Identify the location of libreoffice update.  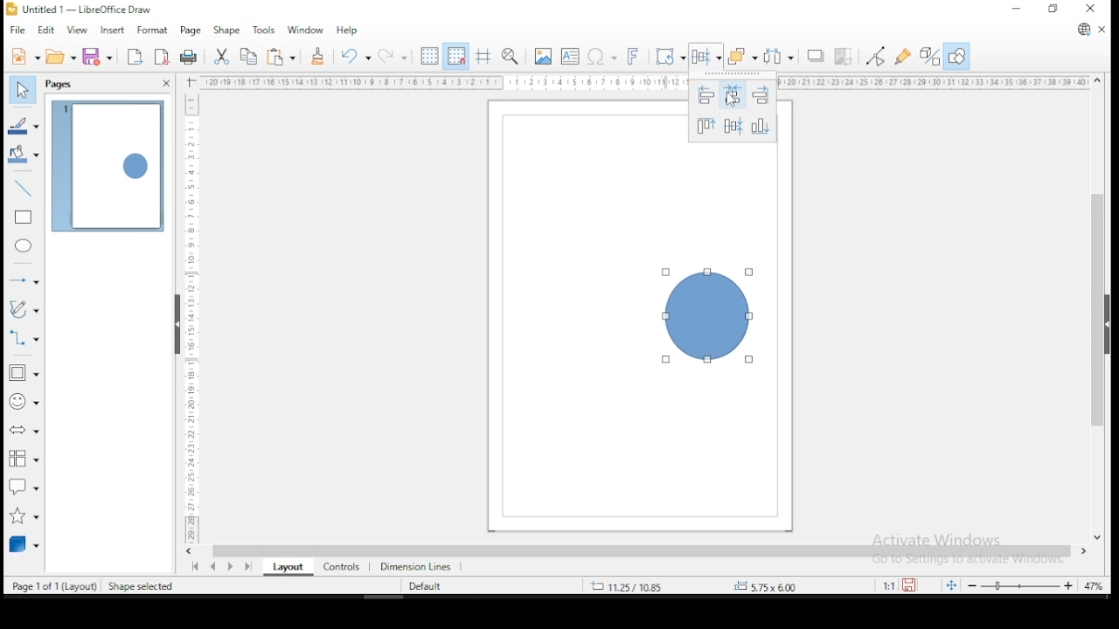
(1083, 31).